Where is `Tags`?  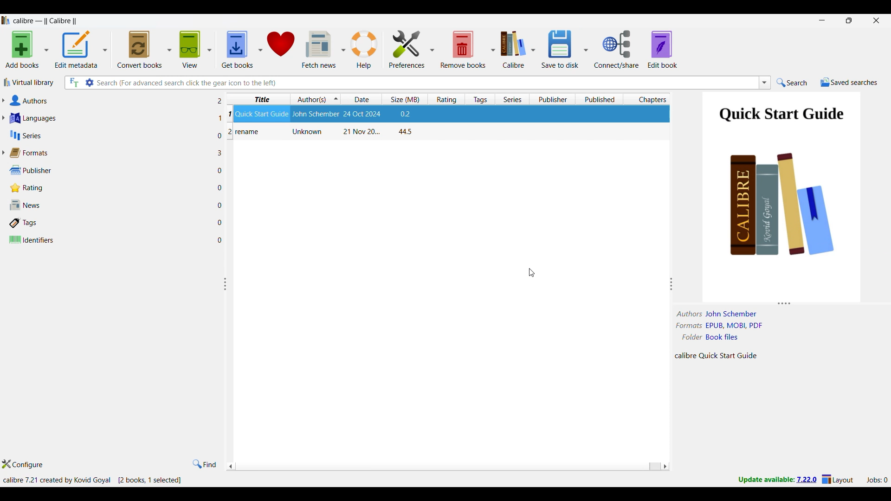
Tags is located at coordinates (110, 223).